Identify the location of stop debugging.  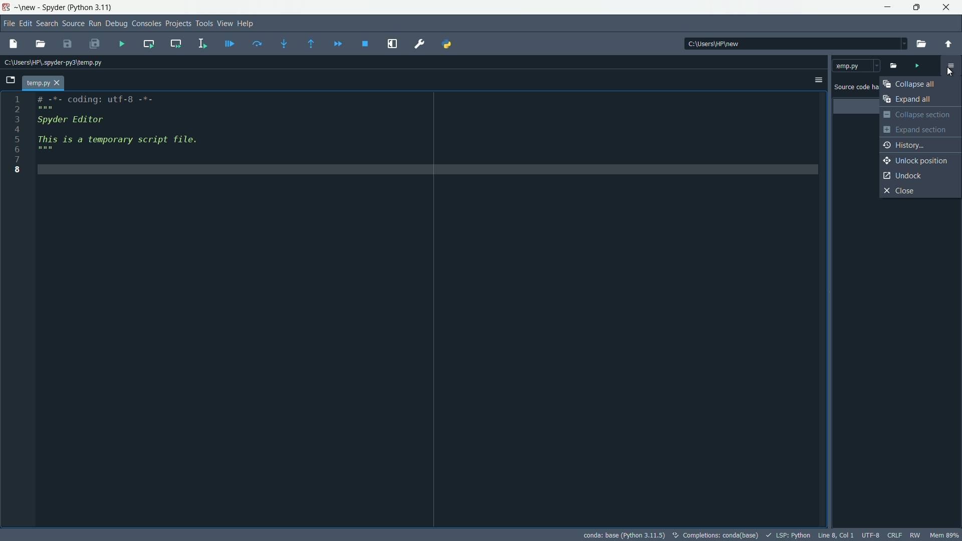
(366, 44).